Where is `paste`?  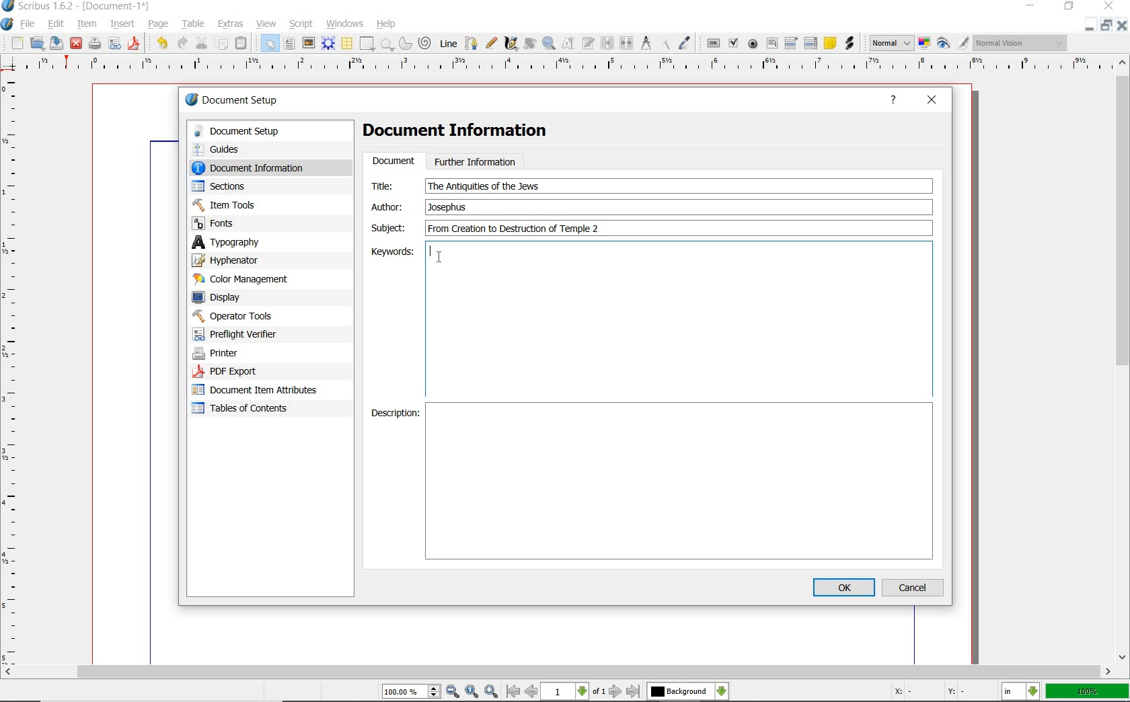
paste is located at coordinates (243, 42).